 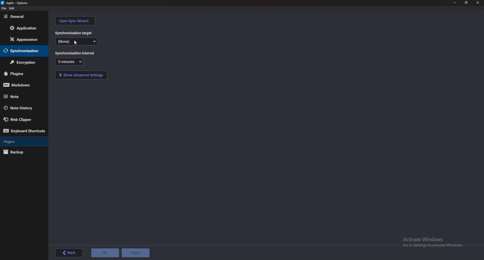 What do you see at coordinates (4, 8) in the screenshot?
I see `file` at bounding box center [4, 8].